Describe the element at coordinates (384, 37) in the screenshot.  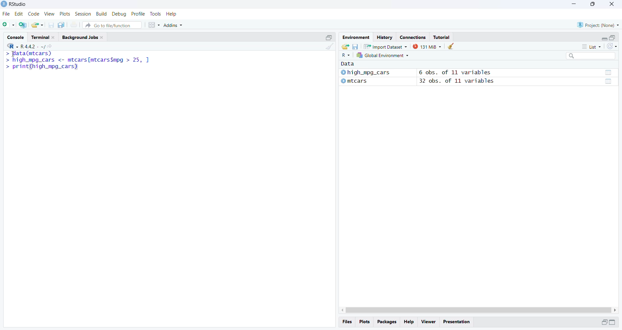
I see `History` at that location.